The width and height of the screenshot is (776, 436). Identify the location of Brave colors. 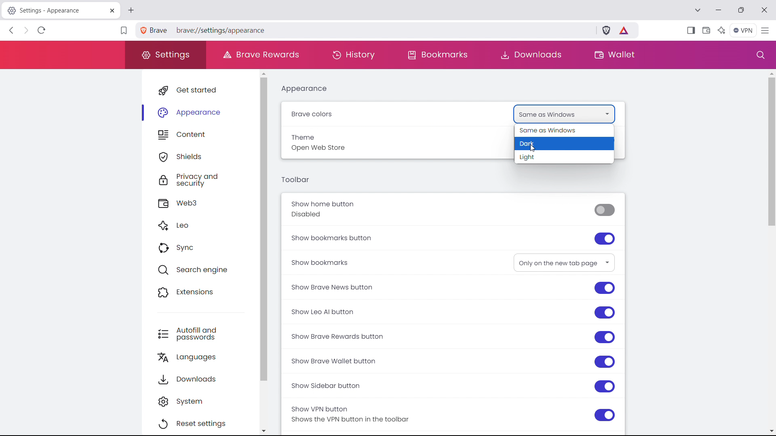
(337, 116).